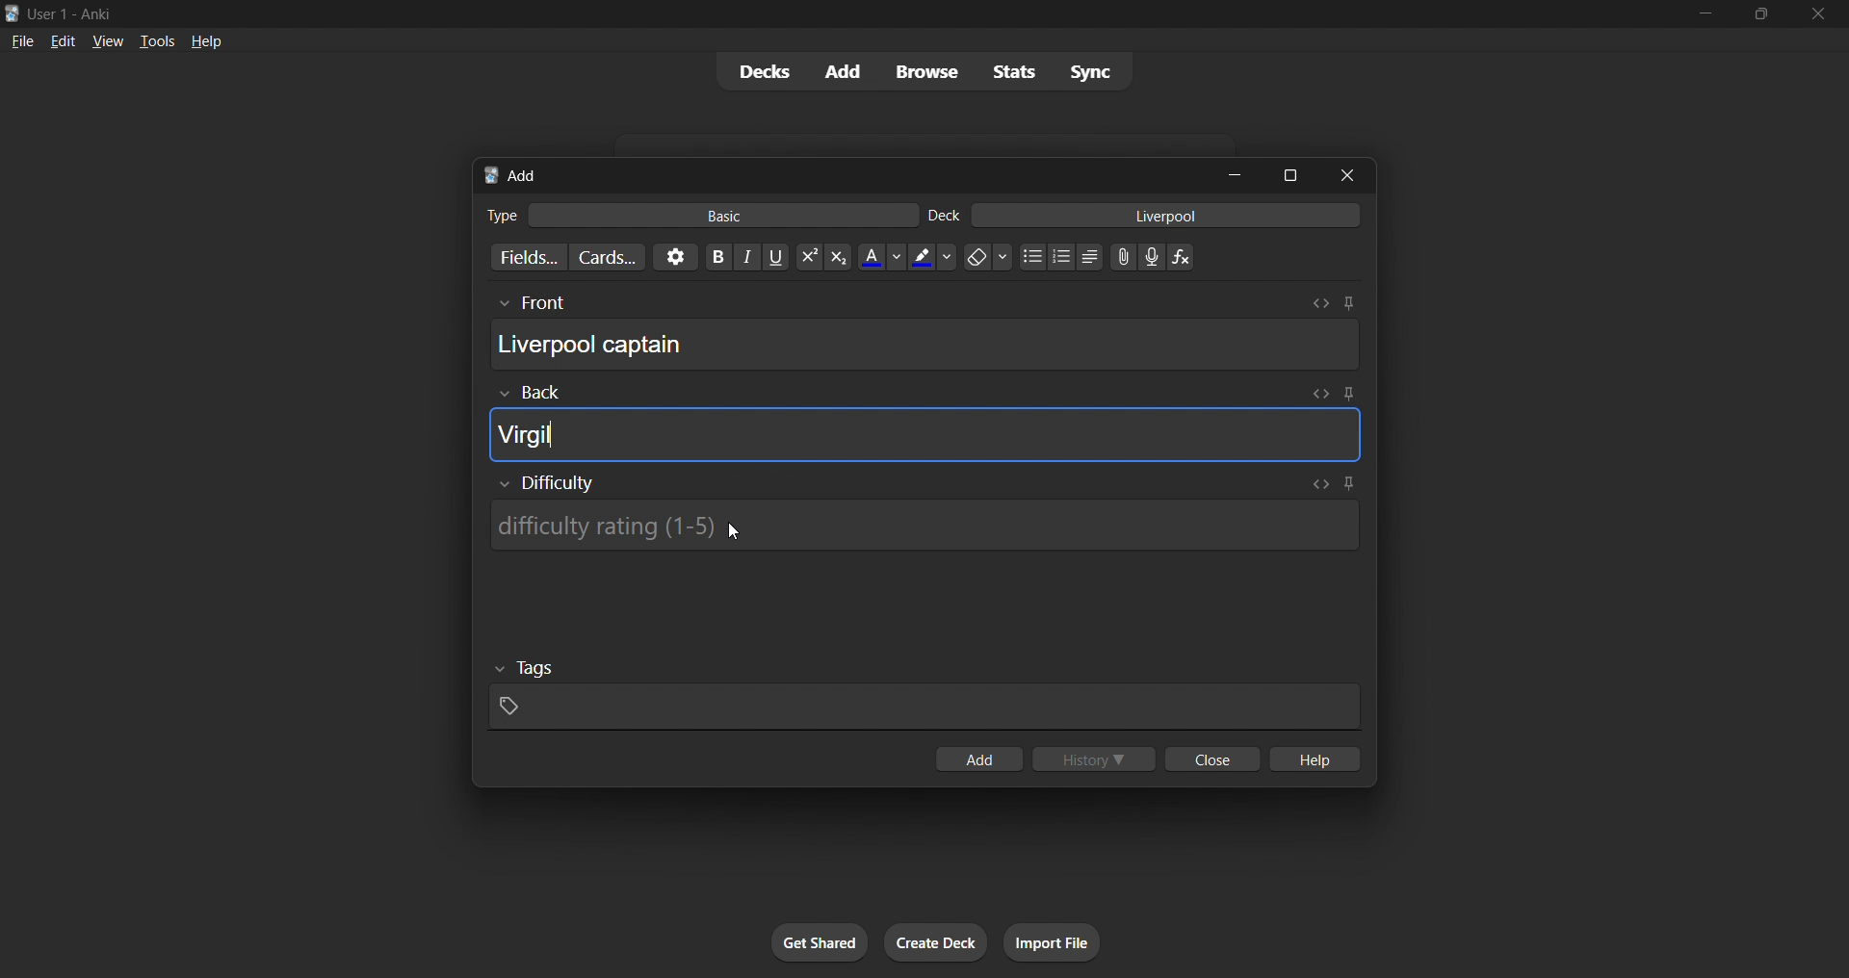 This screenshot has height=978, width=1849. What do you see at coordinates (1166, 215) in the screenshot?
I see `card deck input` at bounding box center [1166, 215].